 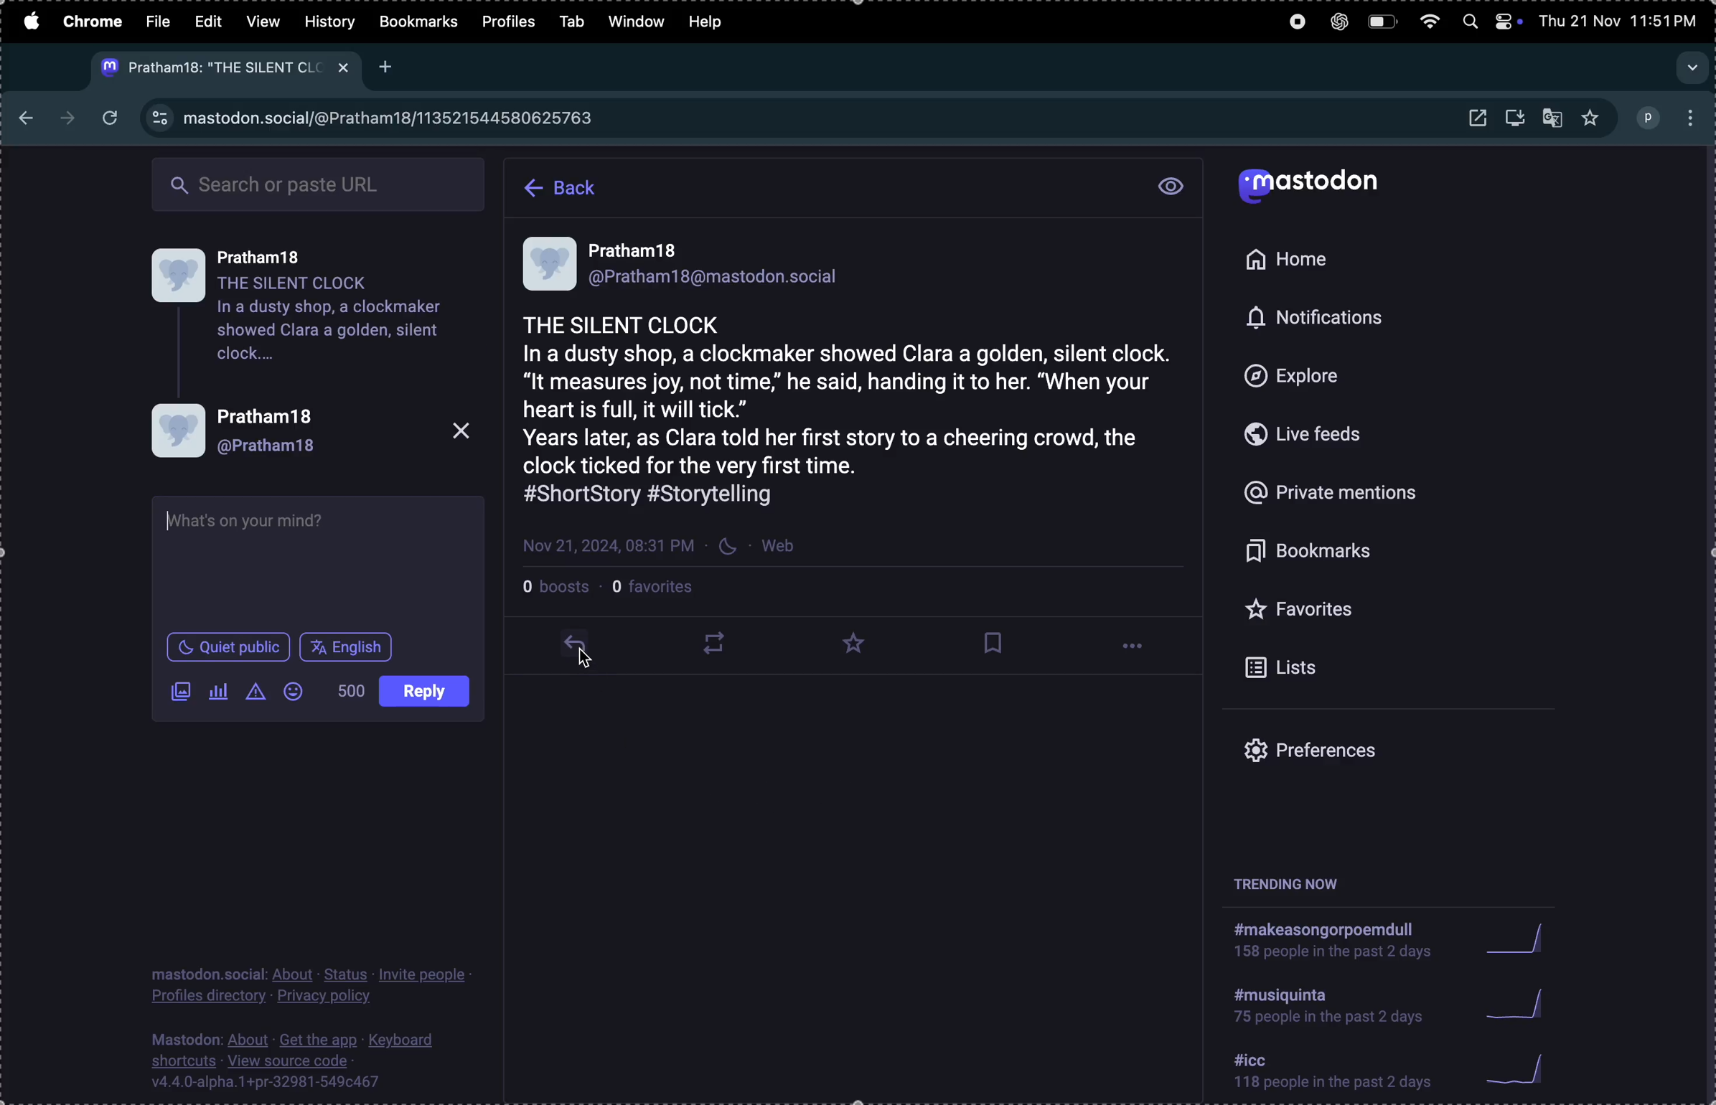 What do you see at coordinates (309, 1059) in the screenshot?
I see `source code` at bounding box center [309, 1059].